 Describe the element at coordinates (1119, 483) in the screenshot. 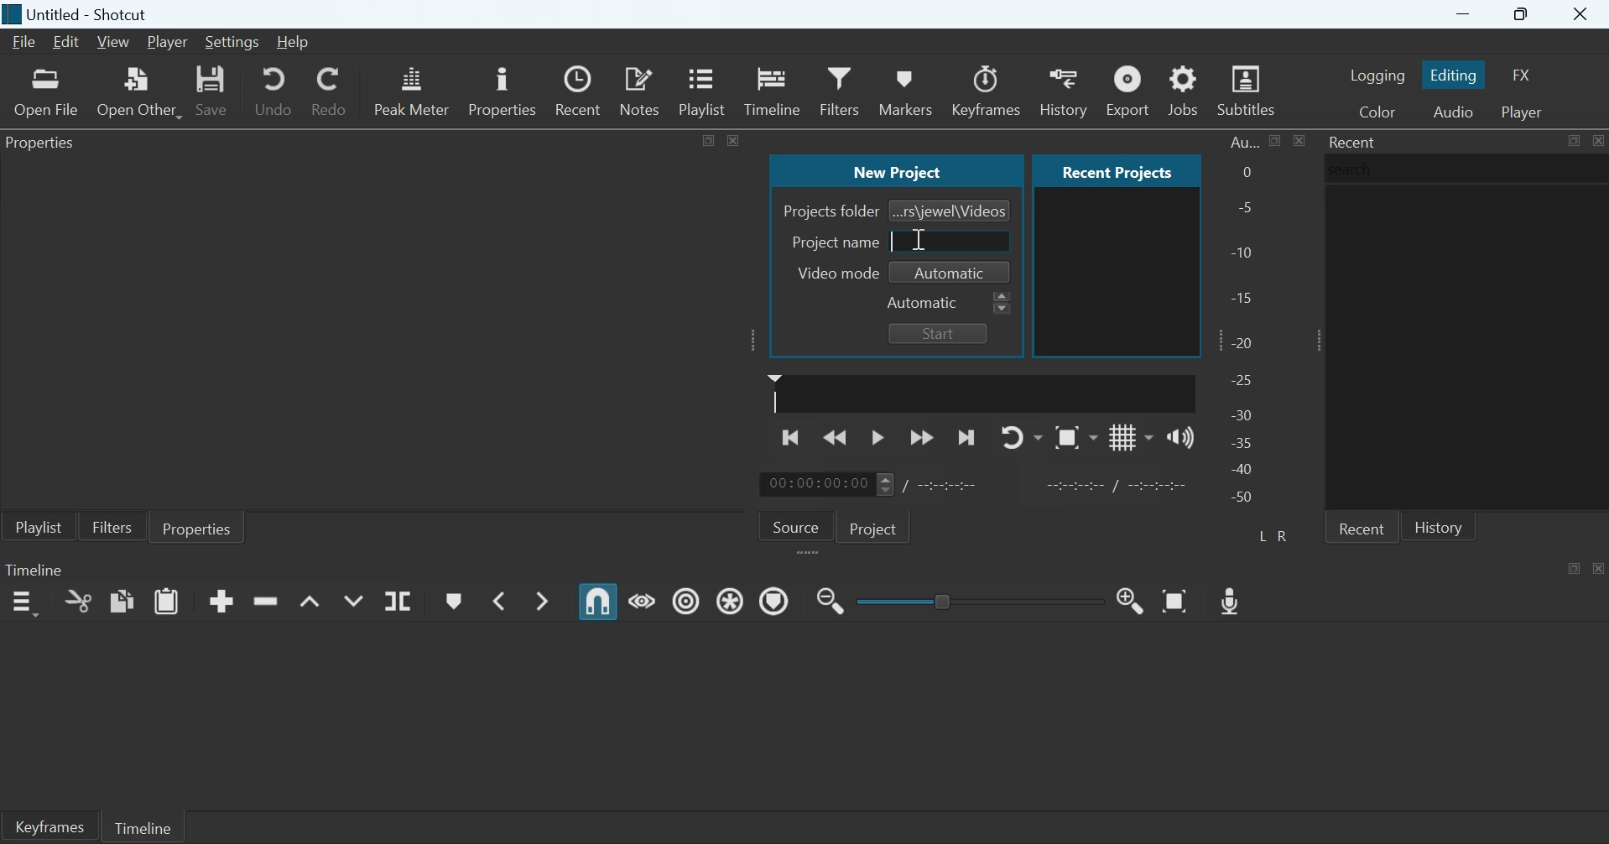

I see `Start marker/End marker` at that location.